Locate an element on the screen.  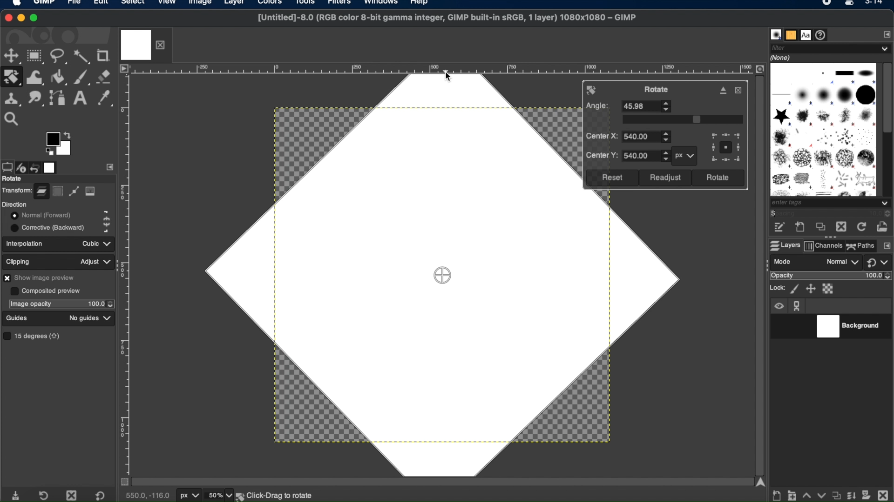
units of measurement is located at coordinates (190, 496).